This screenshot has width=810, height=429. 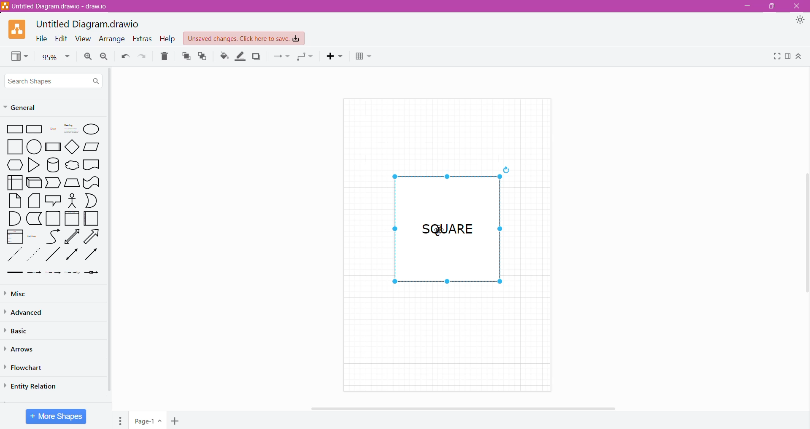 I want to click on Parallelogram, so click(x=92, y=147).